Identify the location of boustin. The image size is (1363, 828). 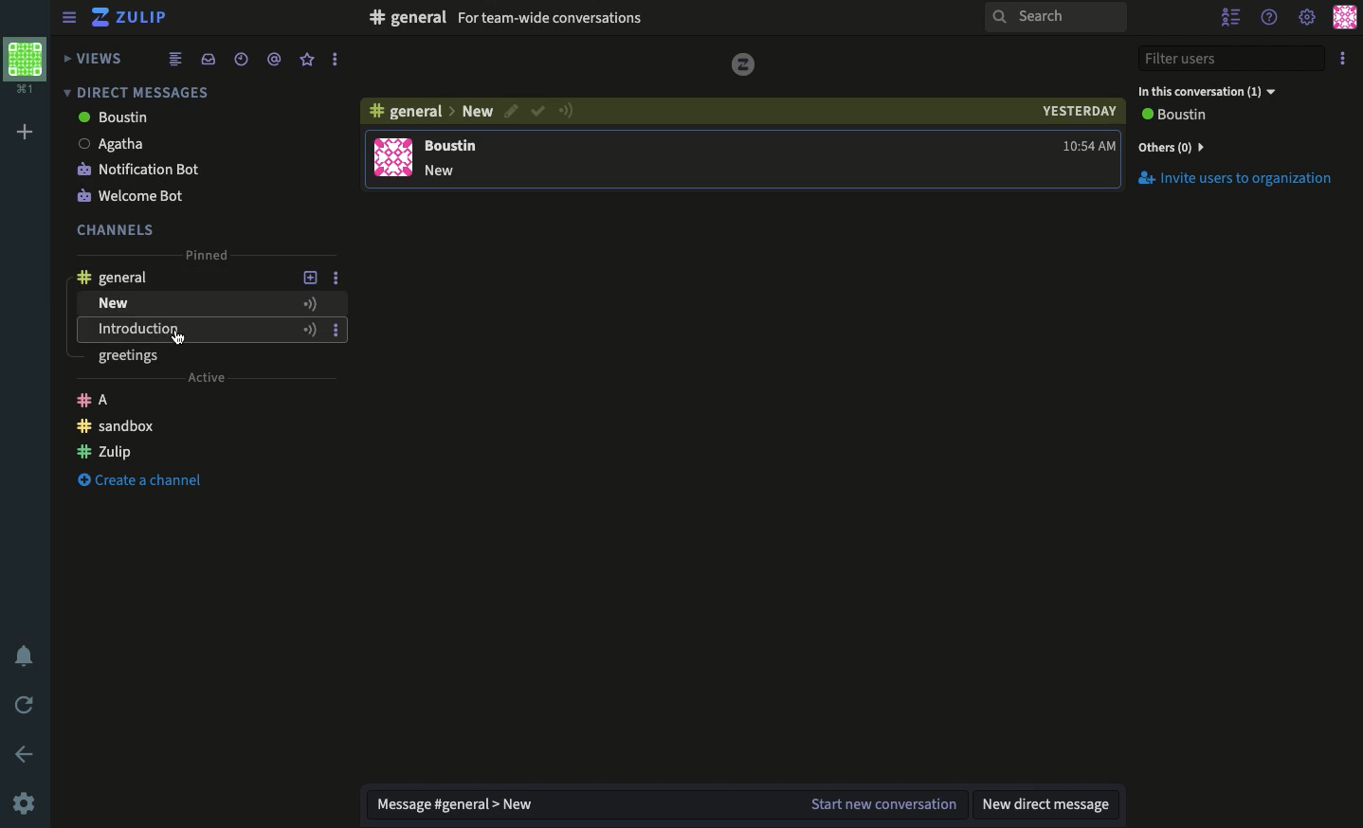
(177, 118).